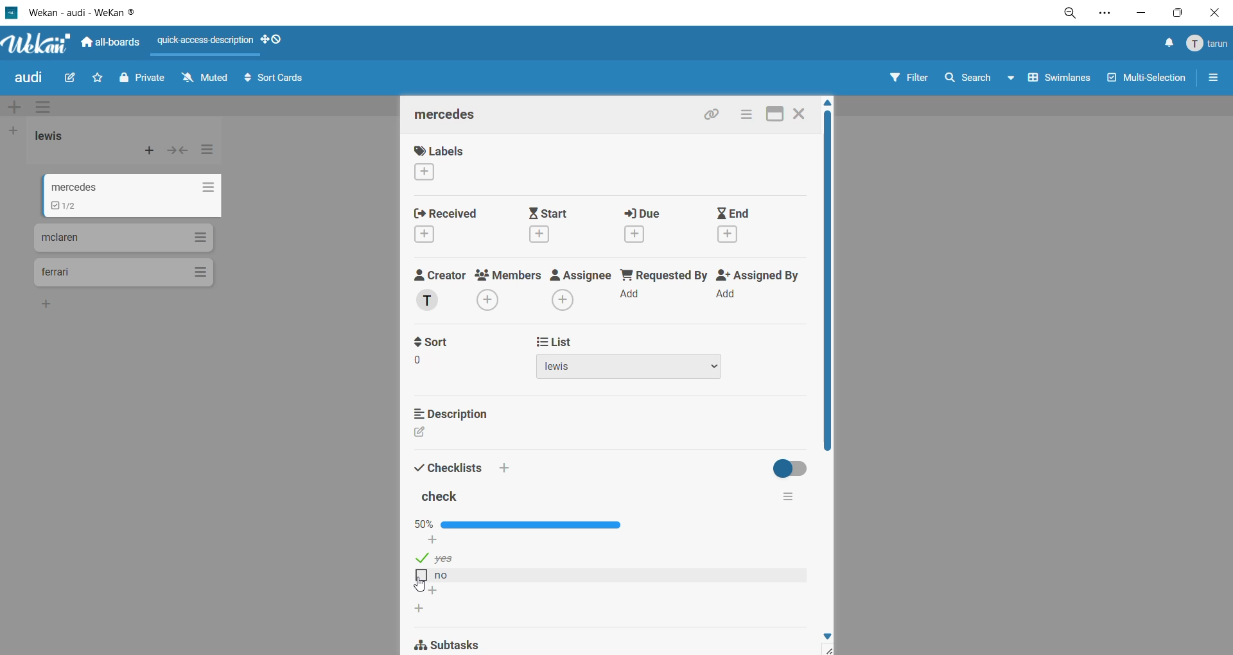 This screenshot has width=1233, height=655. Describe the element at coordinates (717, 115) in the screenshot. I see `copy` at that location.